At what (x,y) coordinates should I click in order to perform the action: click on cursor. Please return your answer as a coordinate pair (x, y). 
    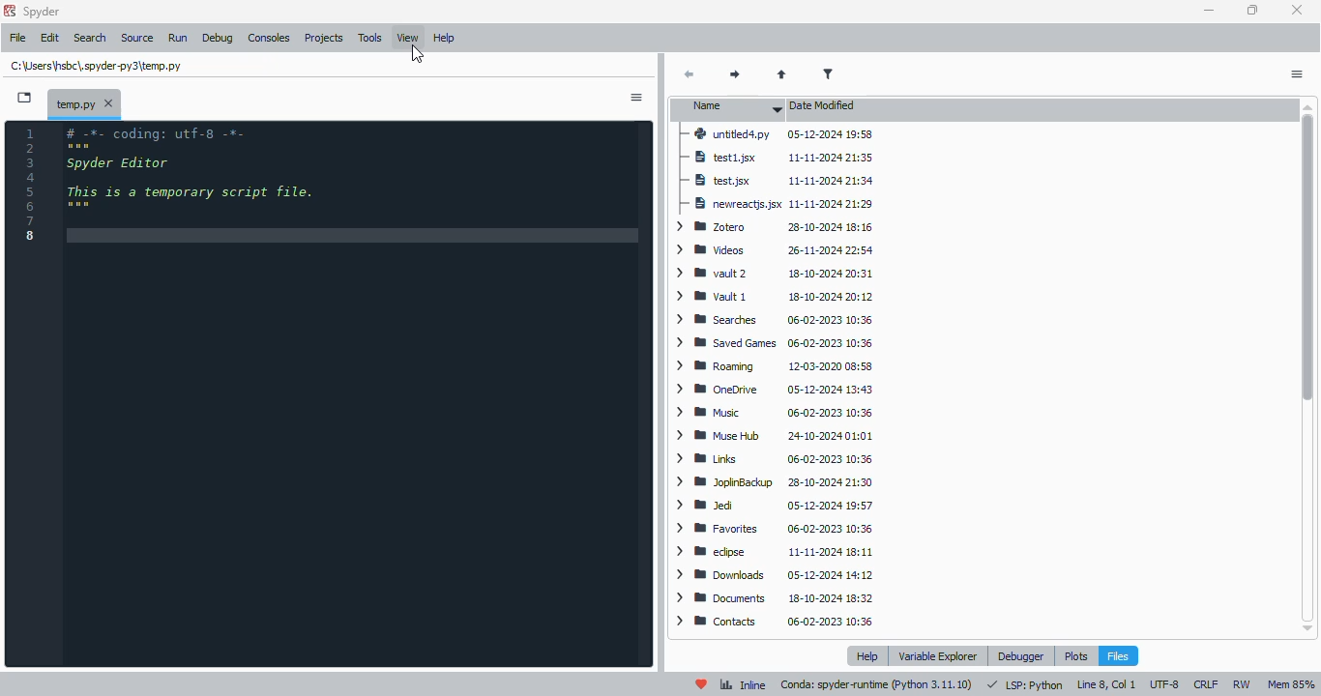
    Looking at the image, I should click on (417, 53).